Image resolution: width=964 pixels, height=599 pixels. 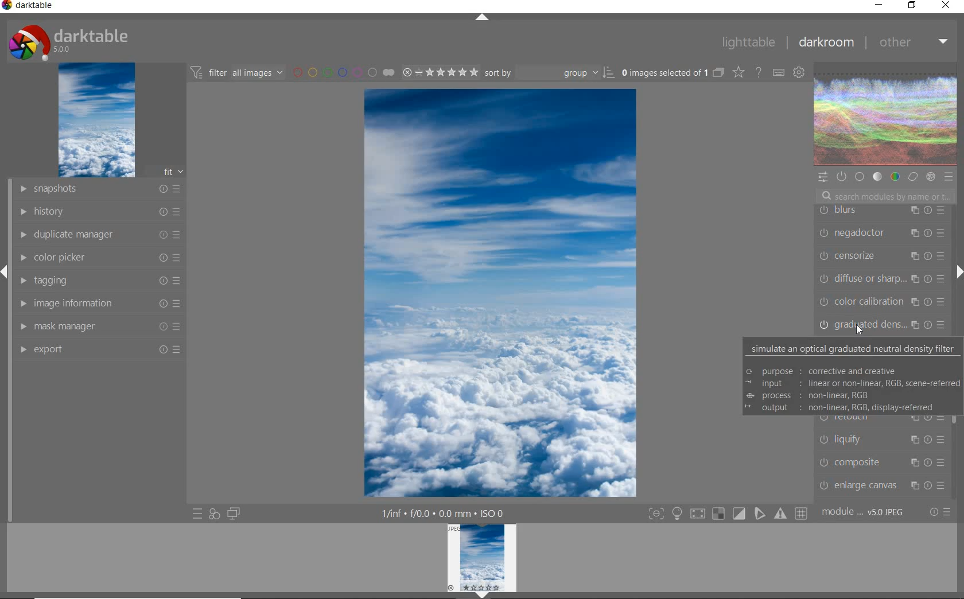 What do you see at coordinates (95, 120) in the screenshot?
I see `IMAGE` at bounding box center [95, 120].